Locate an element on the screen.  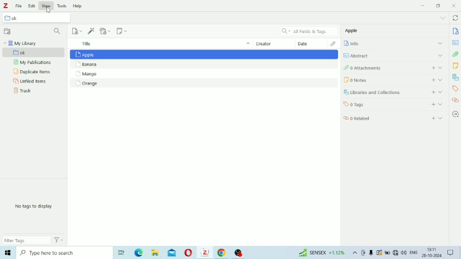
ok is located at coordinates (19, 19).